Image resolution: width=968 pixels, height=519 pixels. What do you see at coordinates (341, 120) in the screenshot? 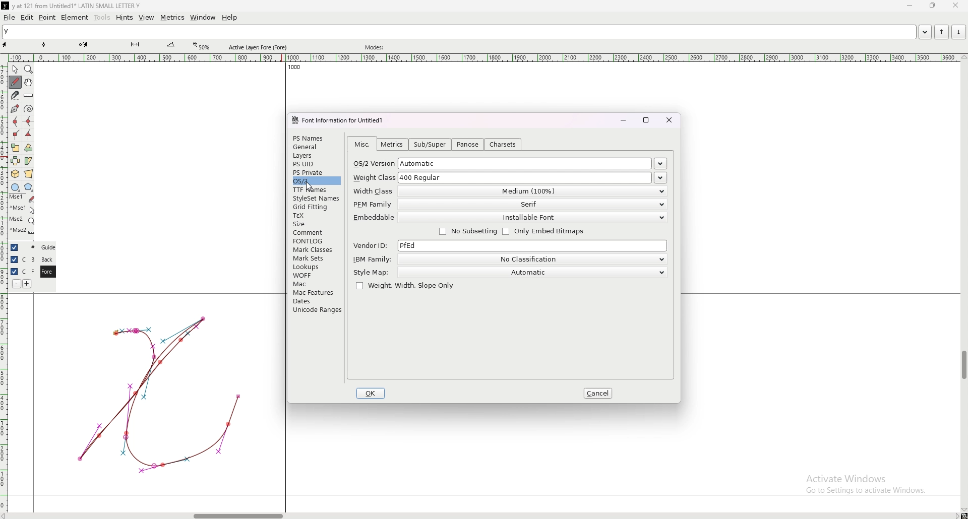
I see `font information for untitled1` at bounding box center [341, 120].